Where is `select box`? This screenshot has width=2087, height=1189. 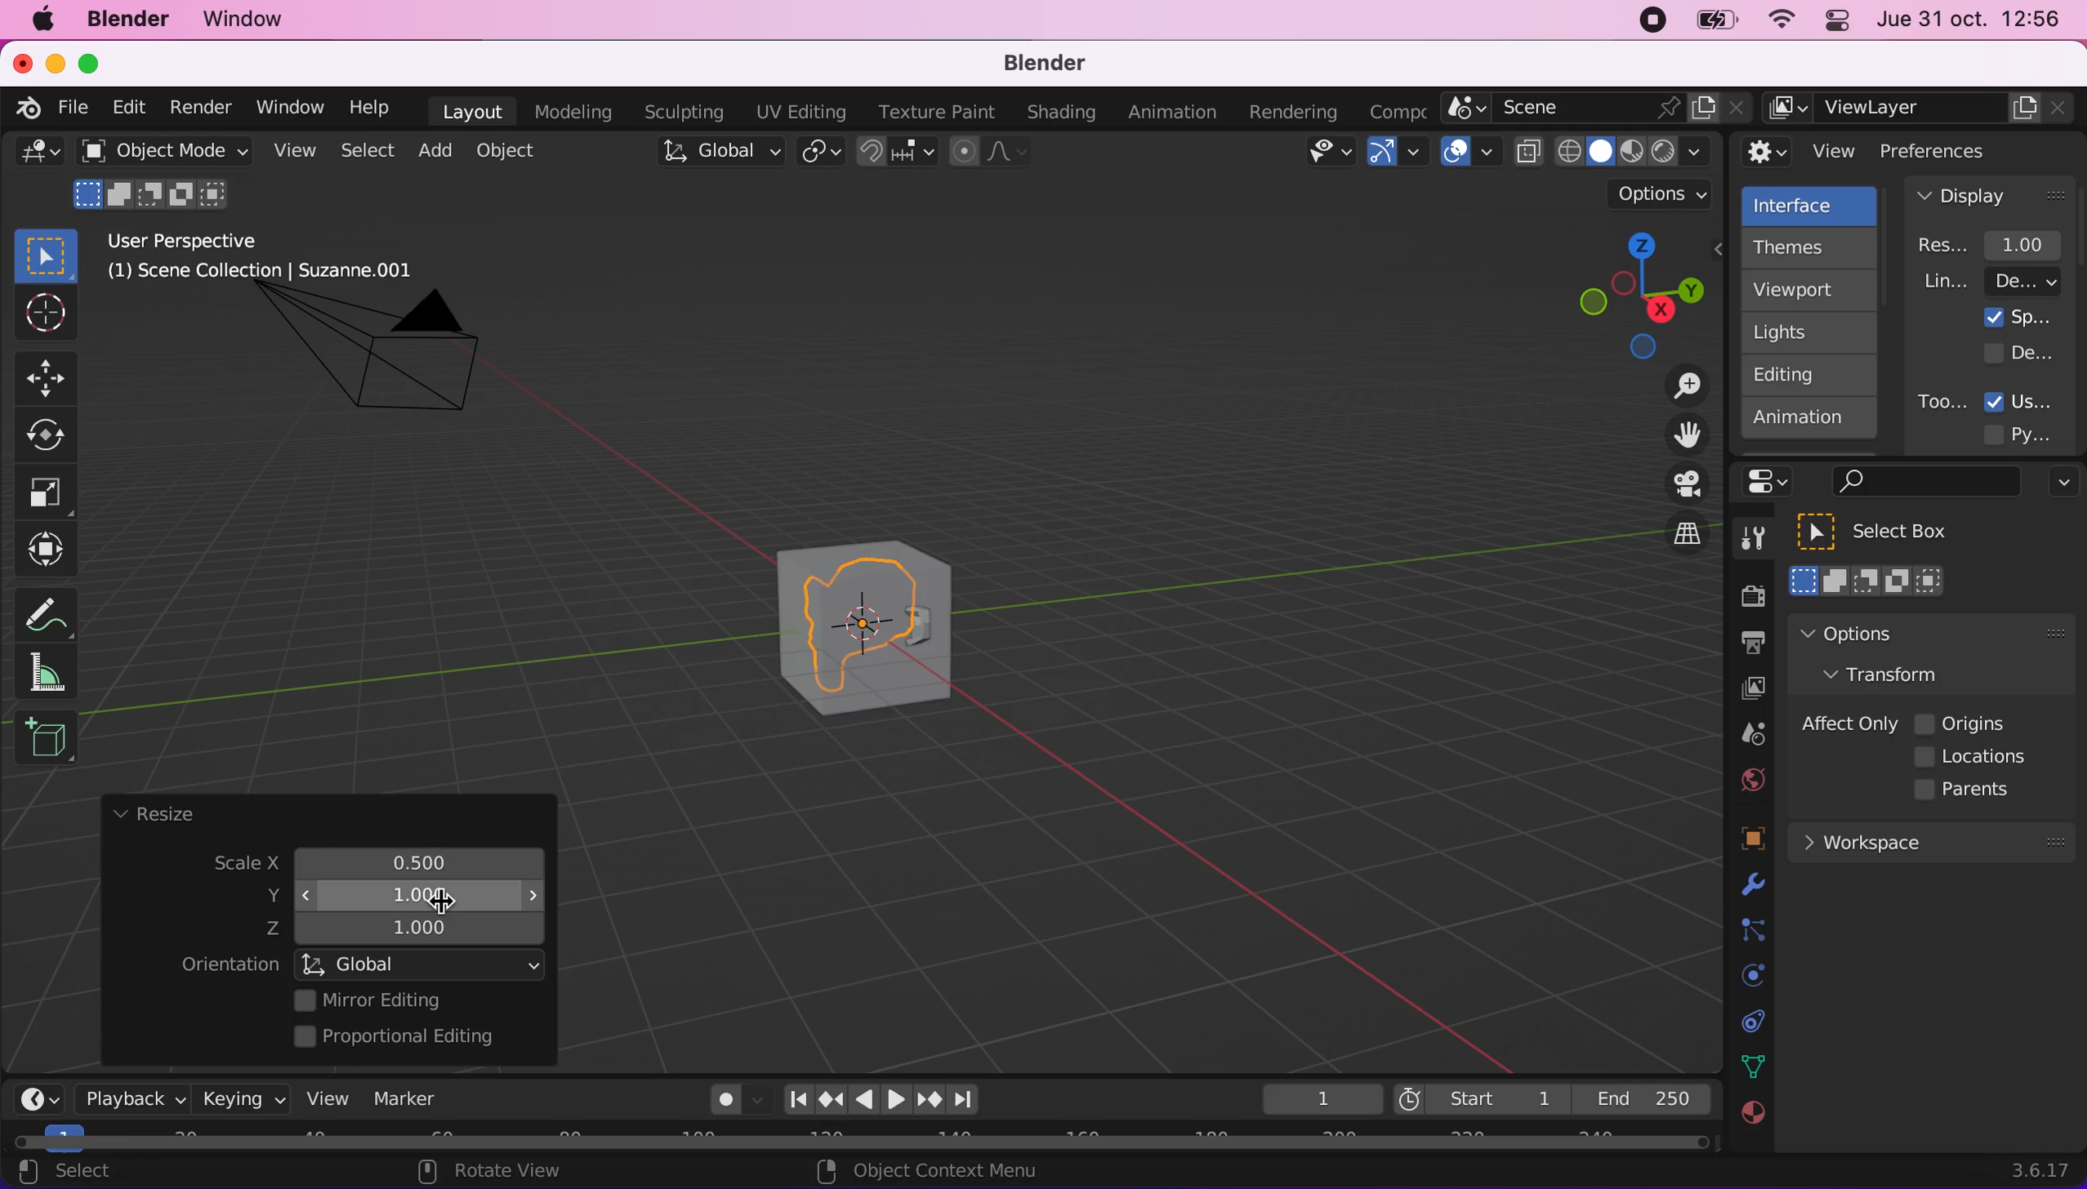 select box is located at coordinates (1893, 532).